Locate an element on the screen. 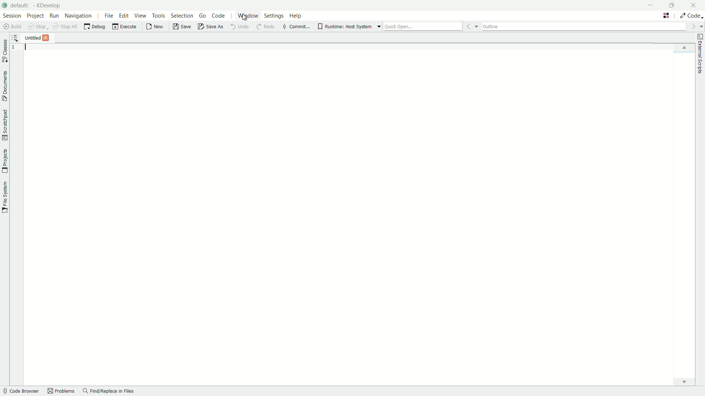 The image size is (705, 396). runtime host system is located at coordinates (350, 26).